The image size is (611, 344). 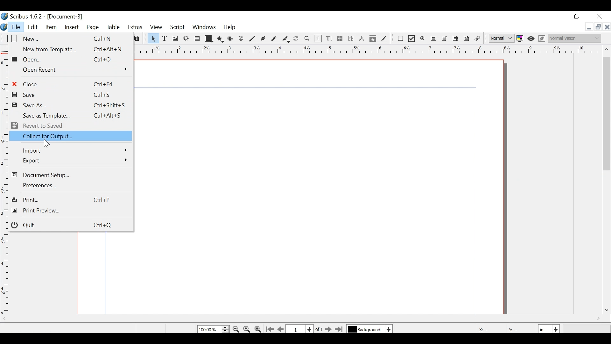 I want to click on Shape , so click(x=209, y=39).